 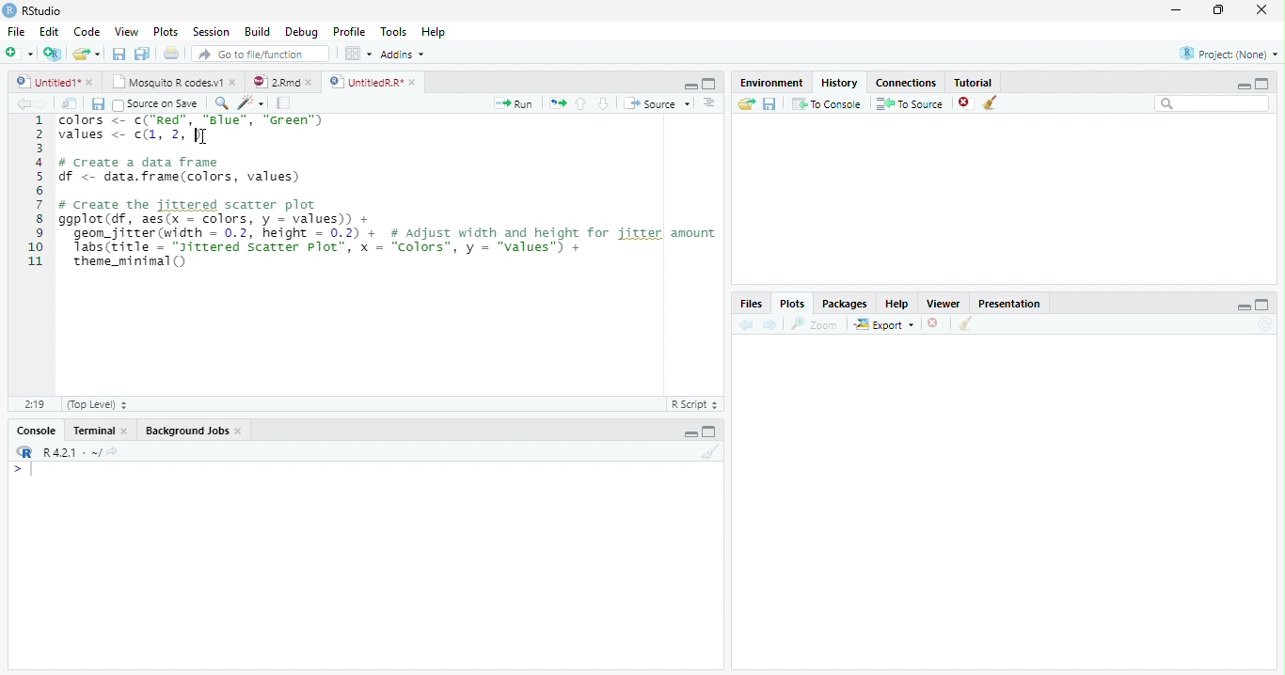 I want to click on To Source, so click(x=911, y=103).